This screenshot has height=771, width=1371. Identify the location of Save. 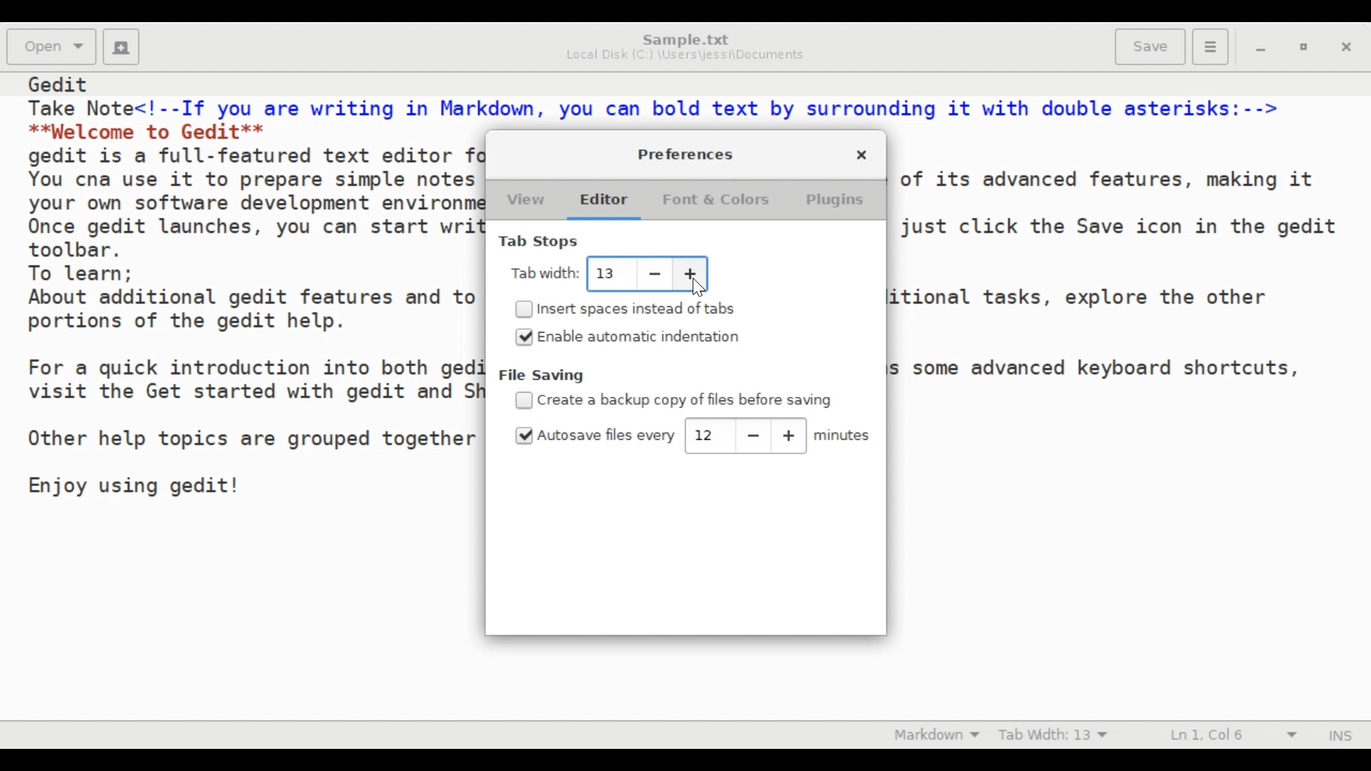
(1150, 47).